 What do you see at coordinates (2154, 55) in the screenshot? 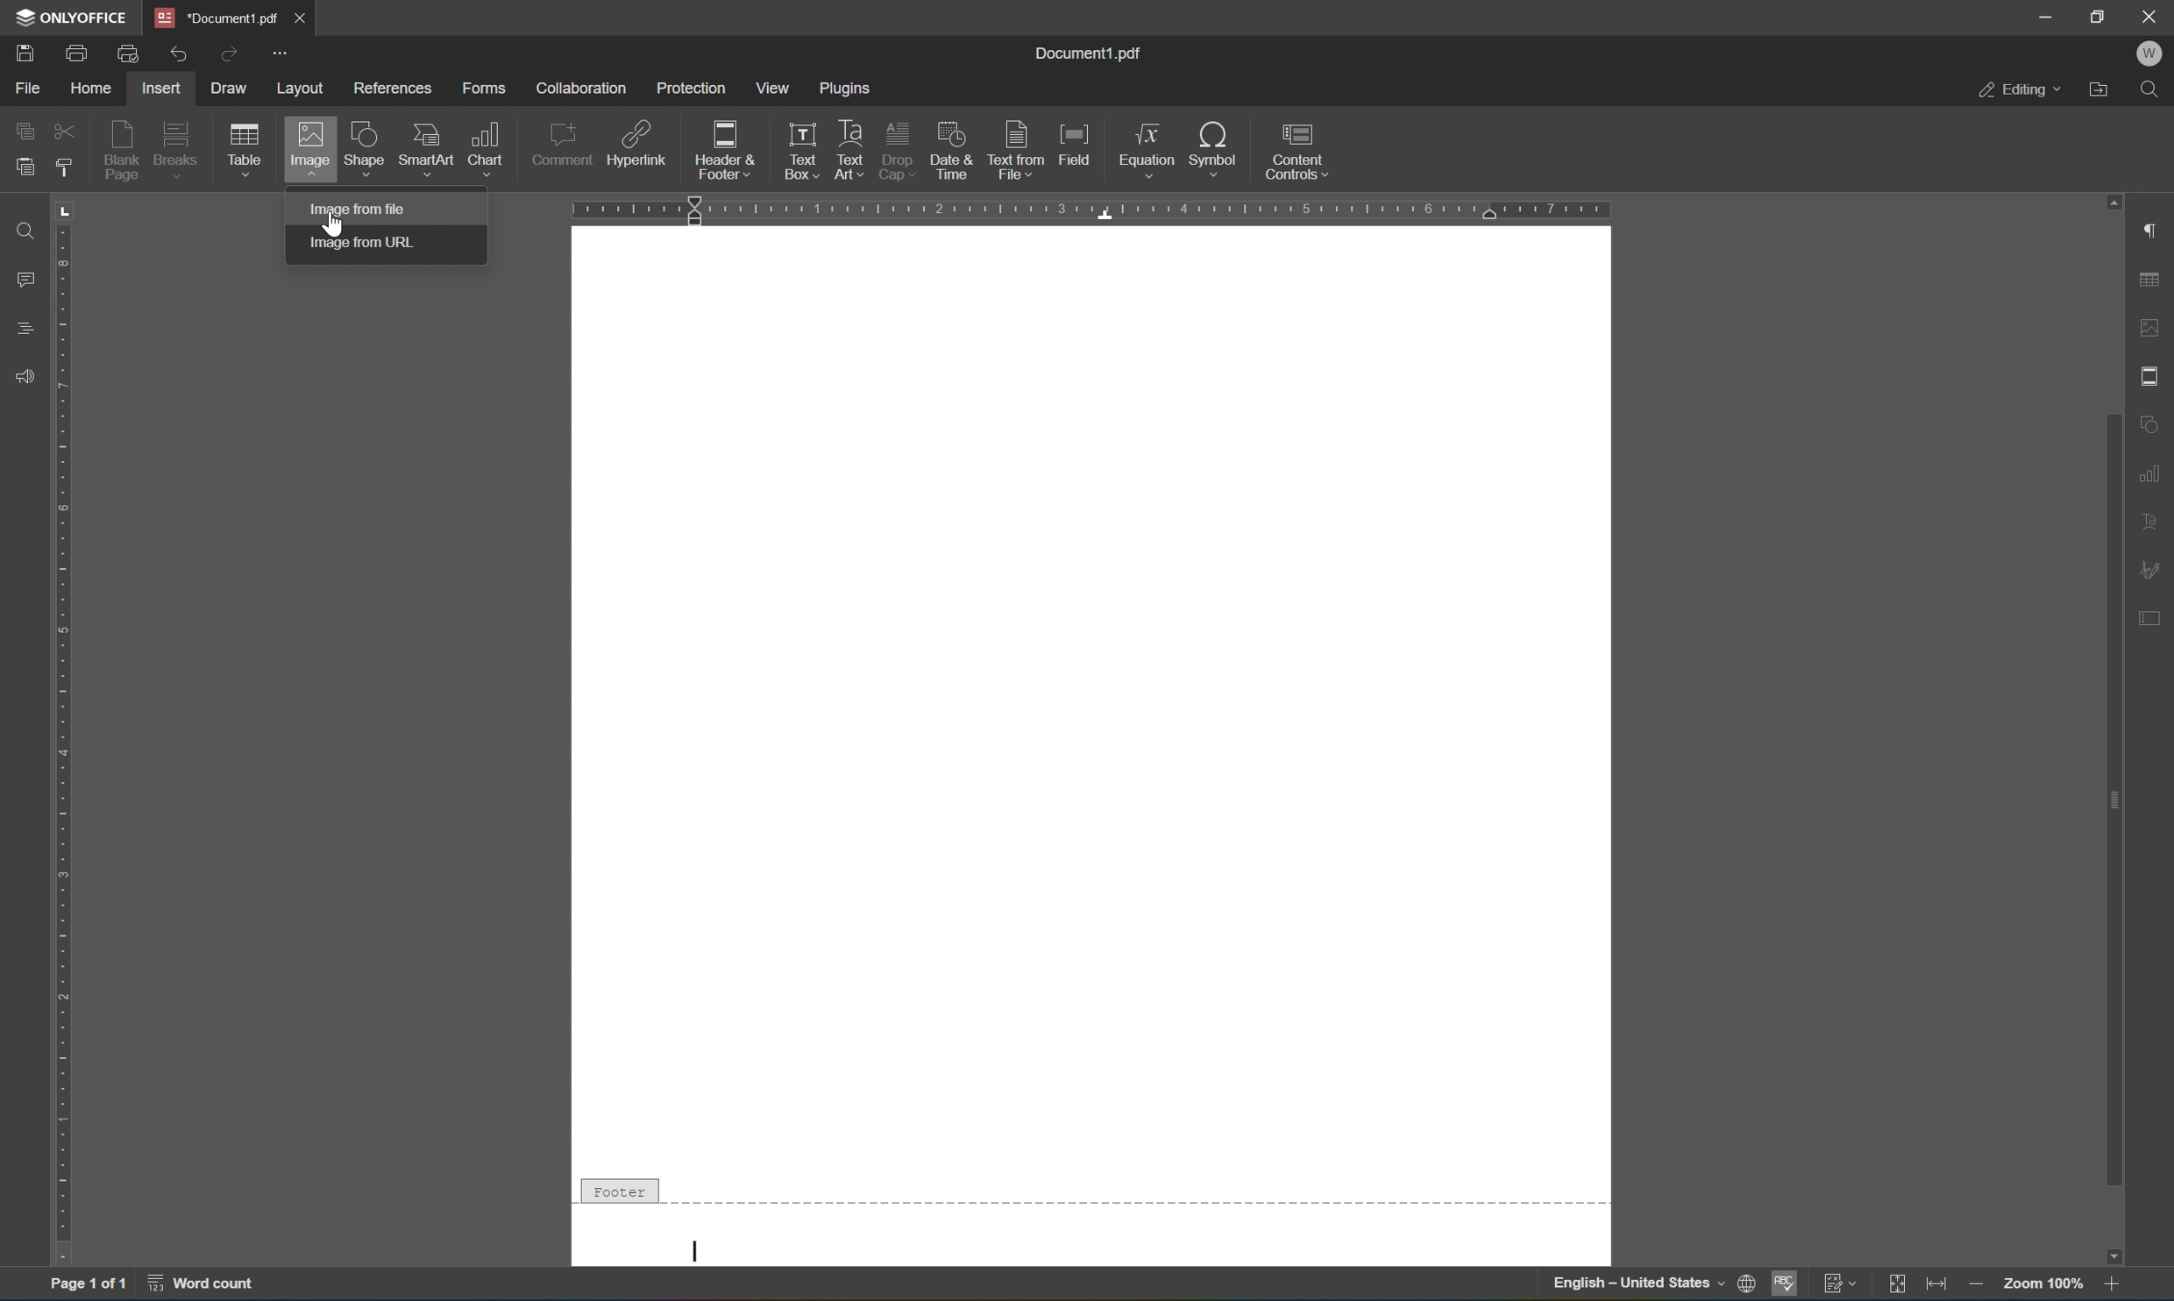
I see `profile` at bounding box center [2154, 55].